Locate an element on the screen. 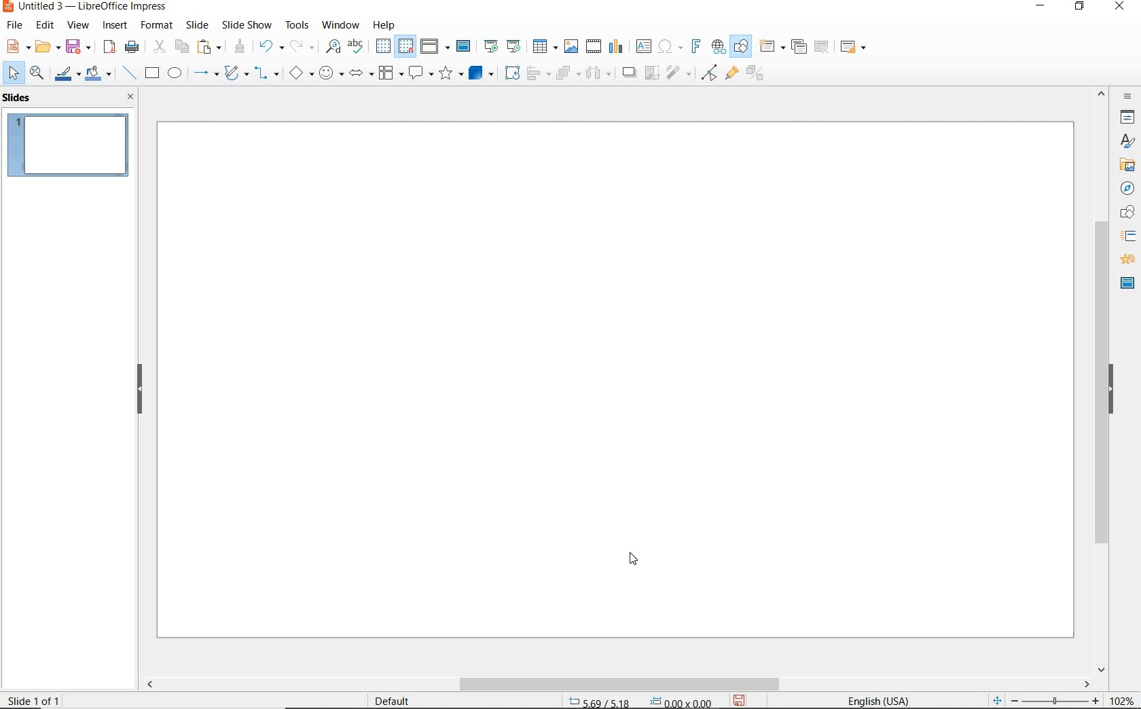  UNDO is located at coordinates (269, 47).